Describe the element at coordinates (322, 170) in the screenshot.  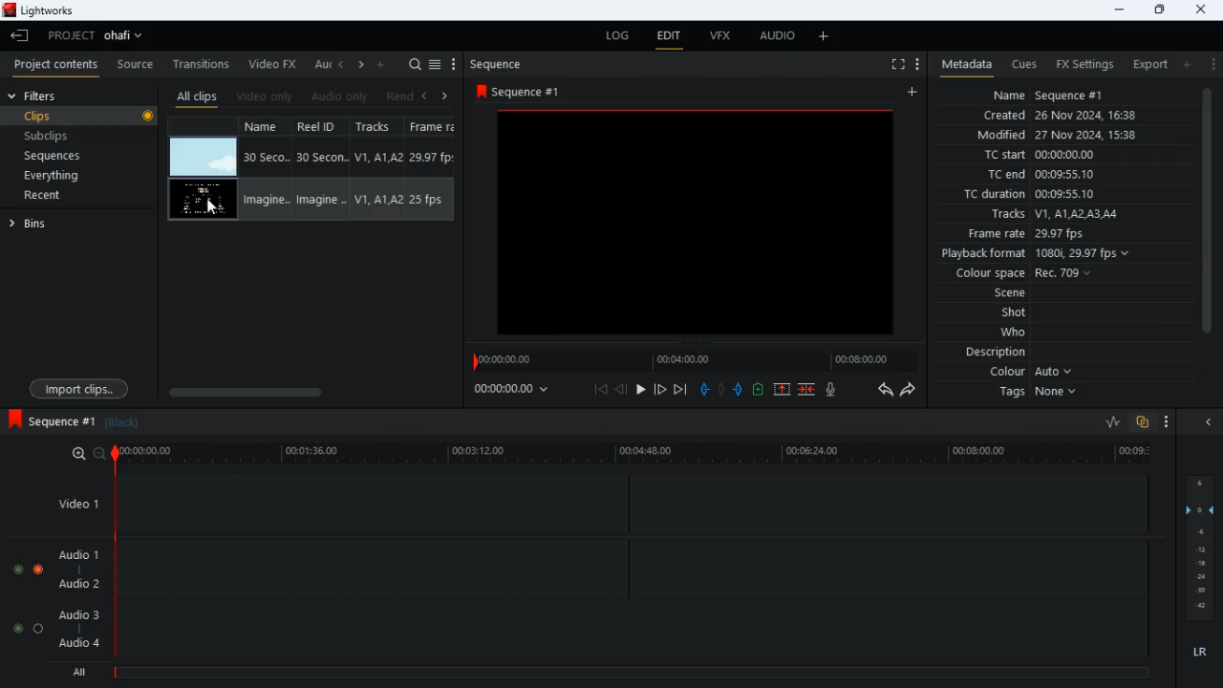
I see `reel id` at that location.